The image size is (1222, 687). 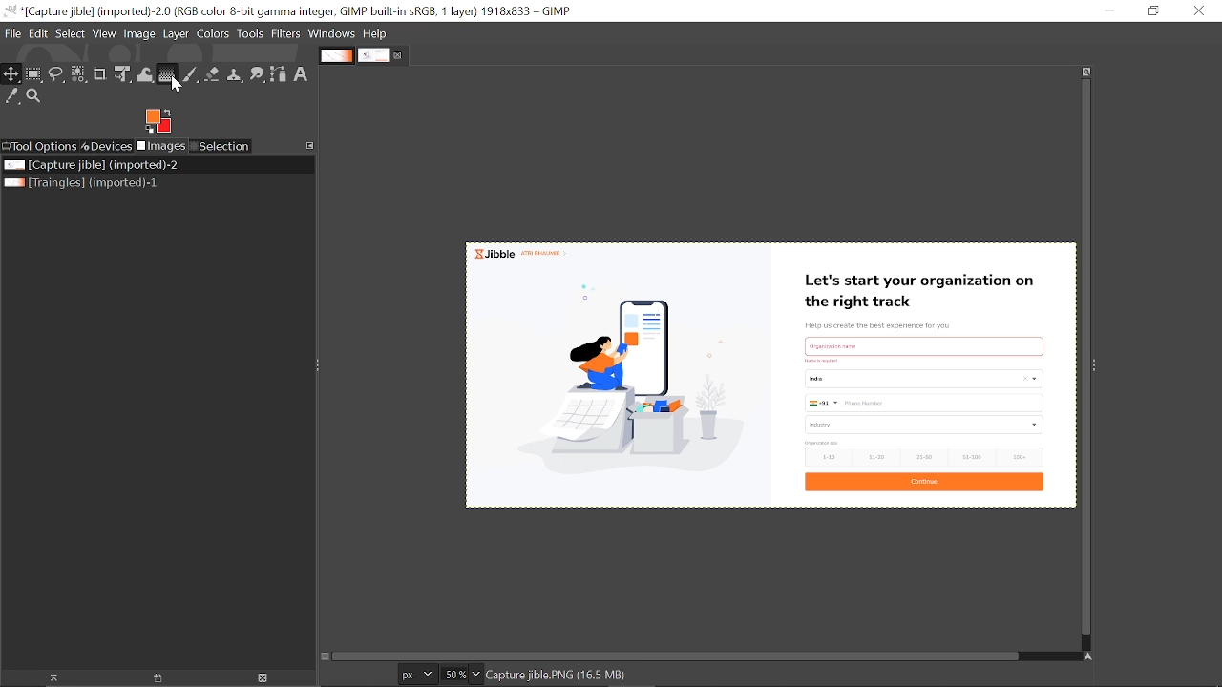 I want to click on Delete  the image, so click(x=265, y=678).